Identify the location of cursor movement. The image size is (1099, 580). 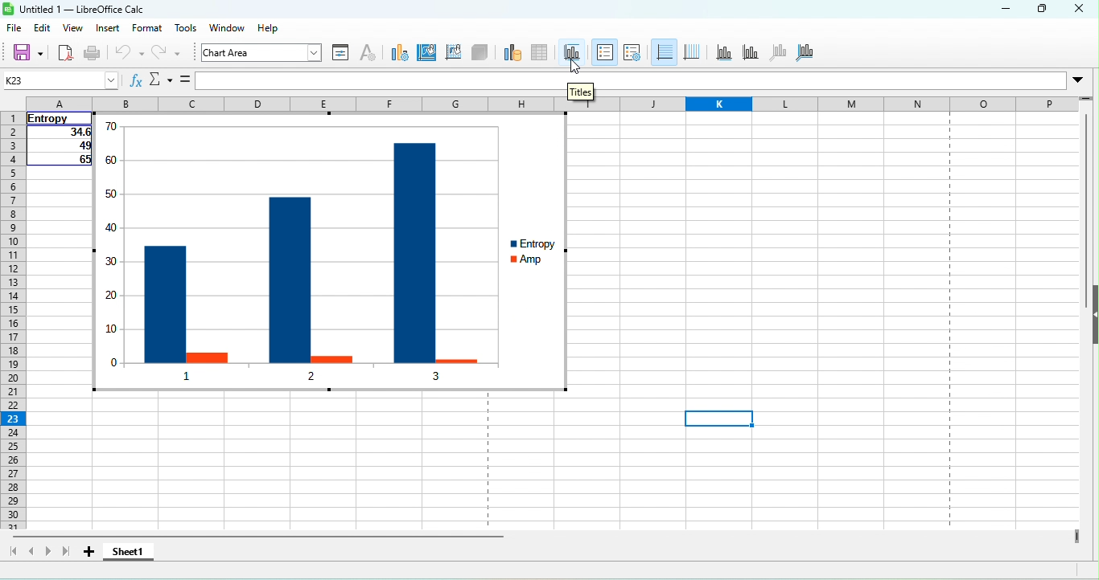
(572, 63).